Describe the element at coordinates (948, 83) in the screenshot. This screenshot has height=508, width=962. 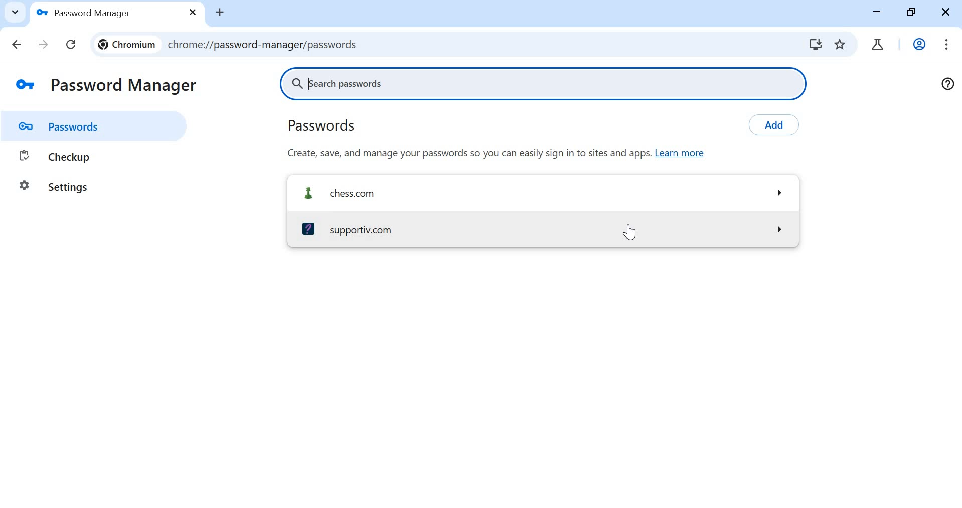
I see `help` at that location.